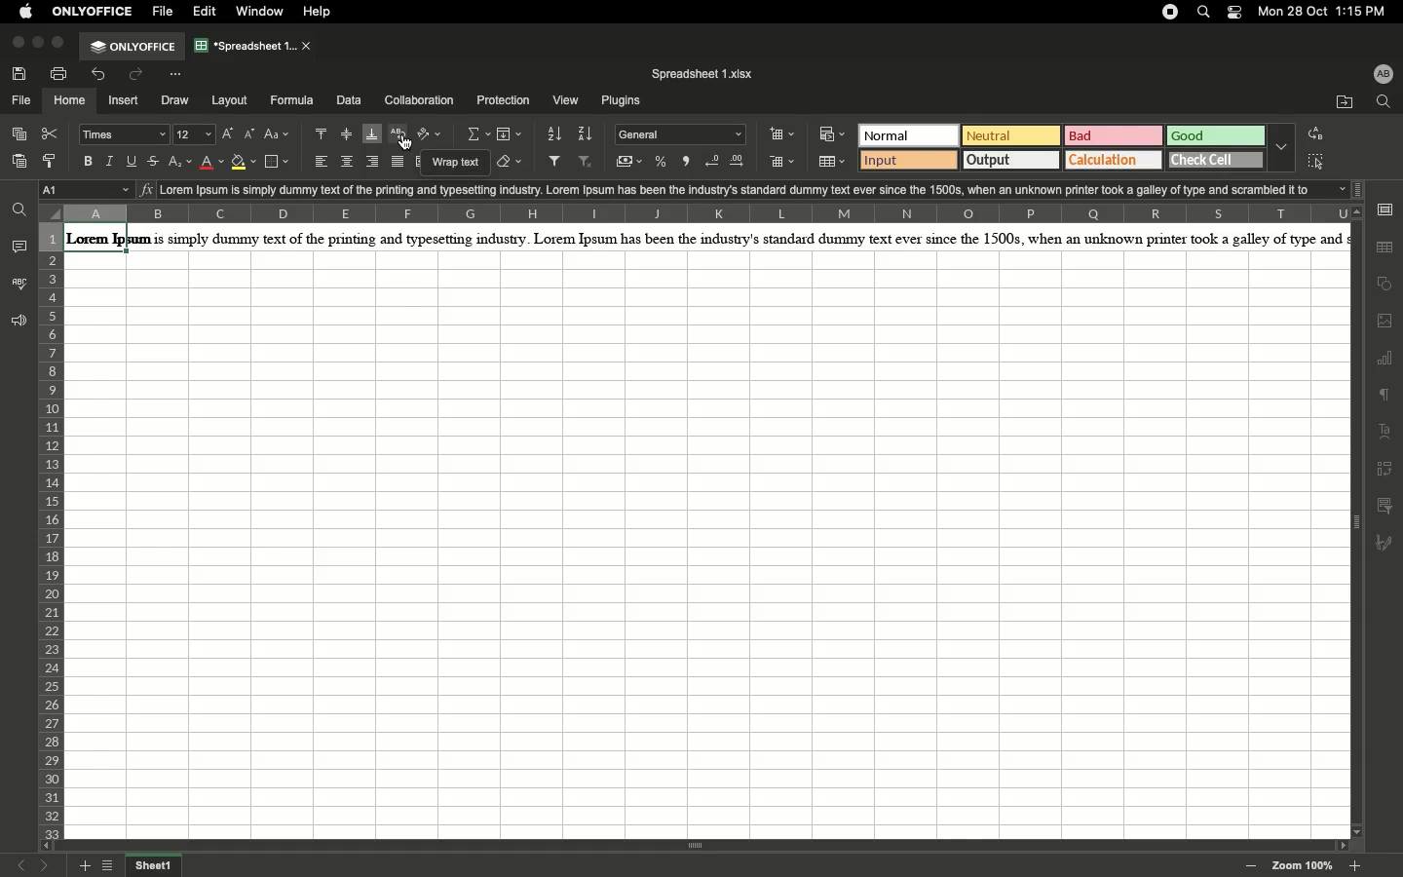 The height and width of the screenshot is (877, 1403). Describe the element at coordinates (688, 162) in the screenshot. I see `Comma style` at that location.